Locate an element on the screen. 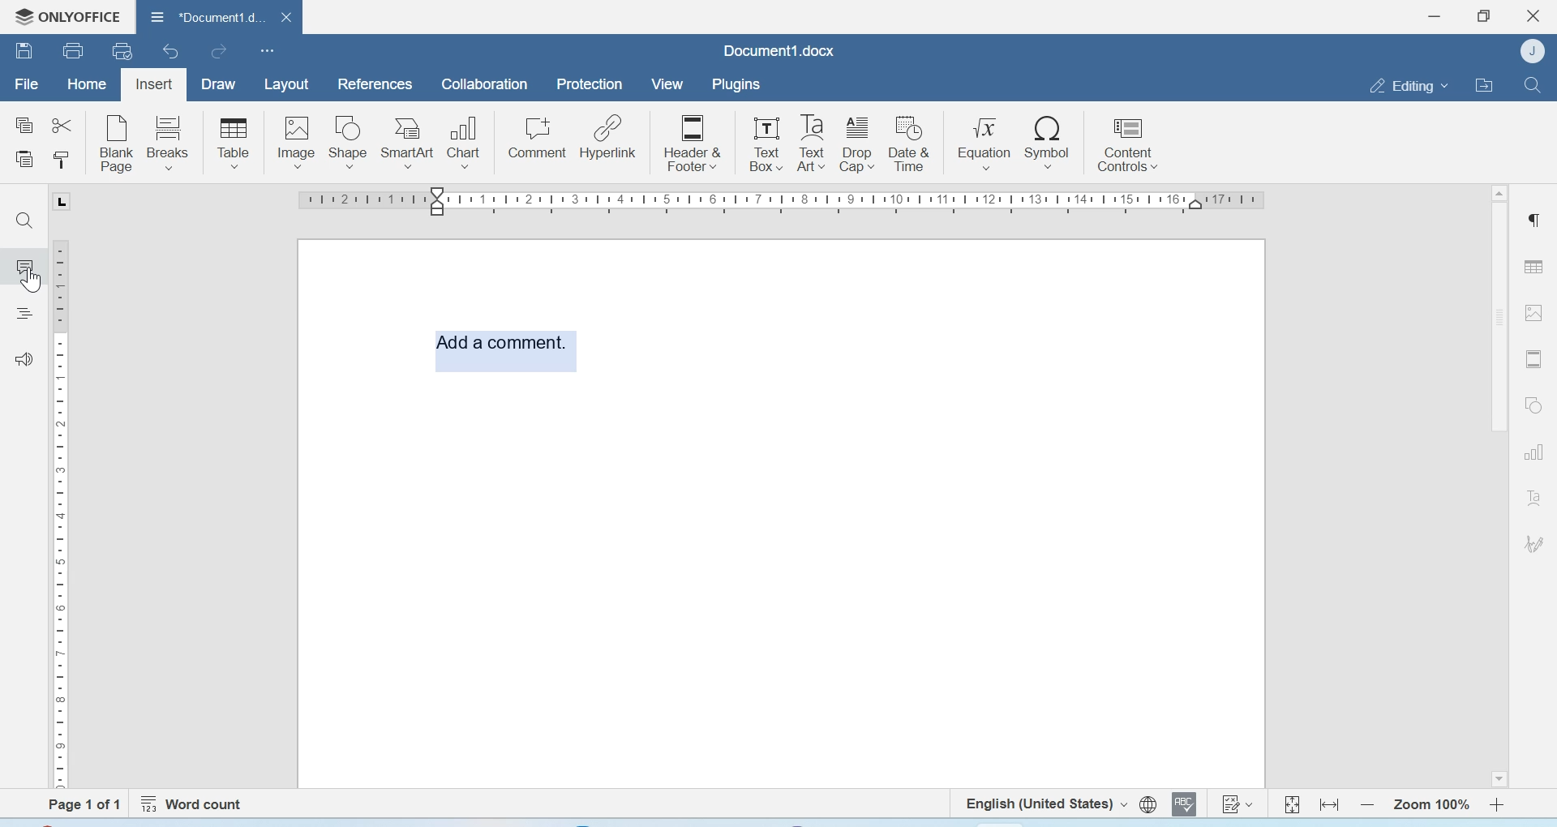 The height and width of the screenshot is (827, 1557). Content controls is located at coordinates (1126, 142).